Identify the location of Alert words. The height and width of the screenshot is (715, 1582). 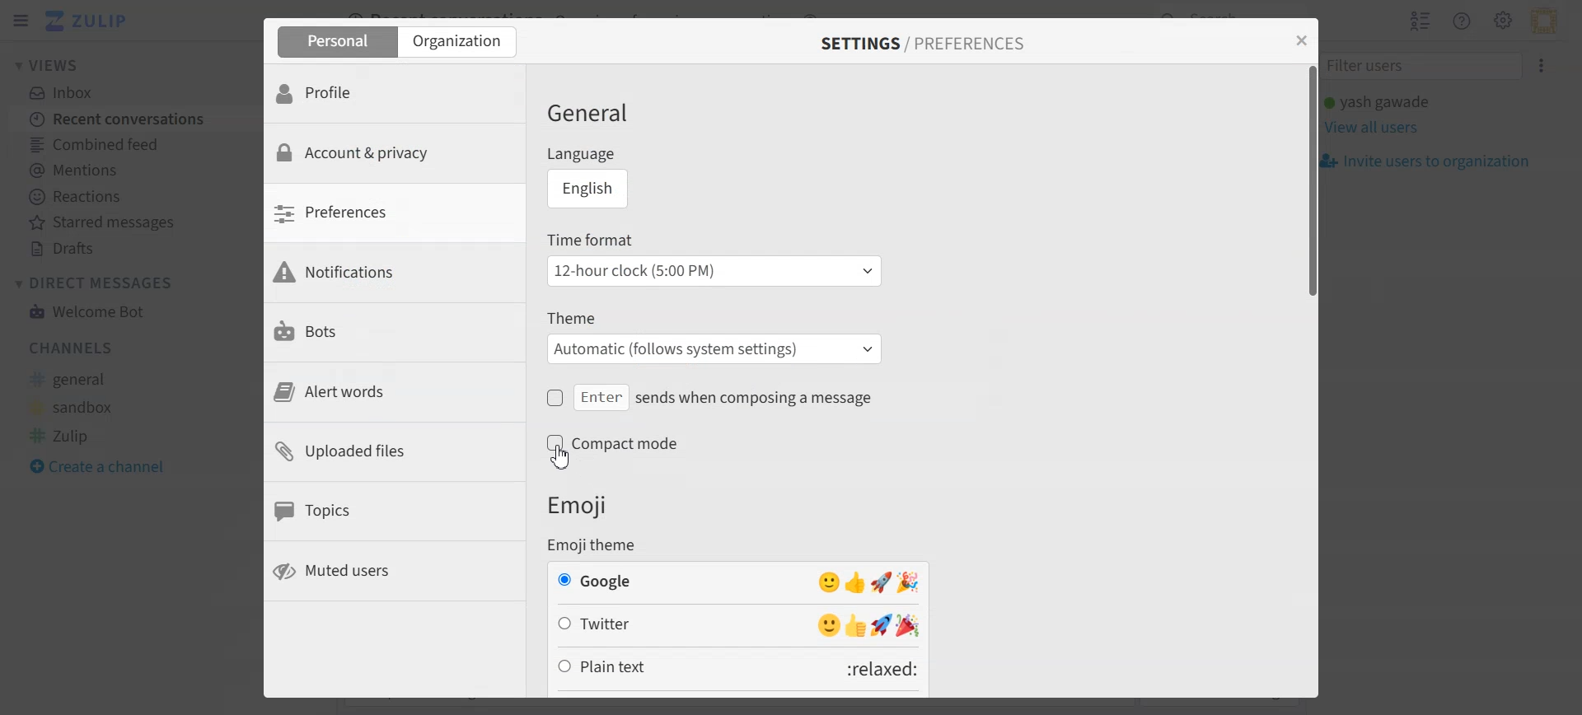
(394, 392).